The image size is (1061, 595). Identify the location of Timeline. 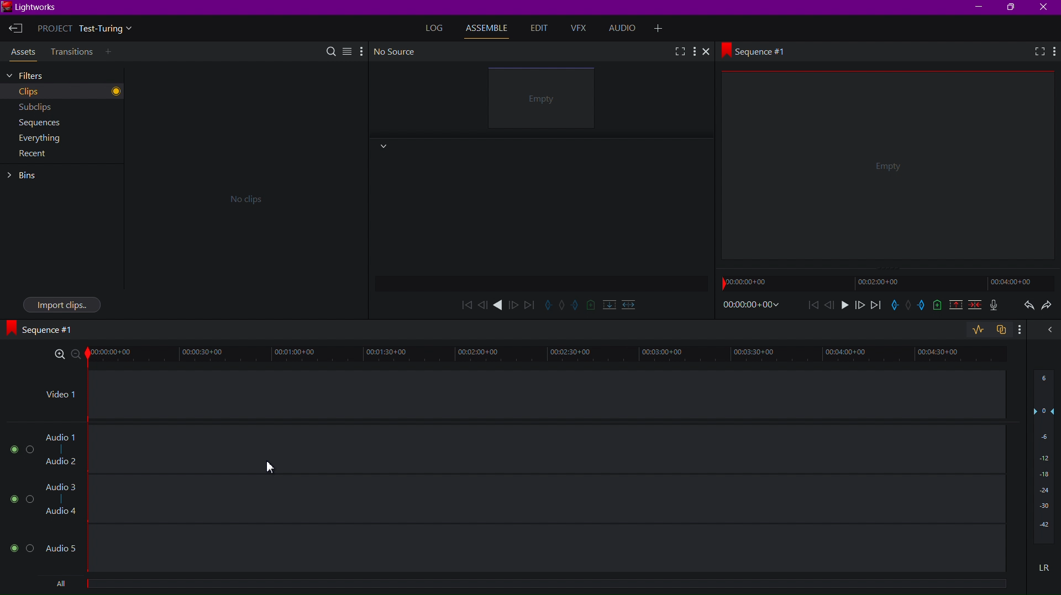
(550, 588).